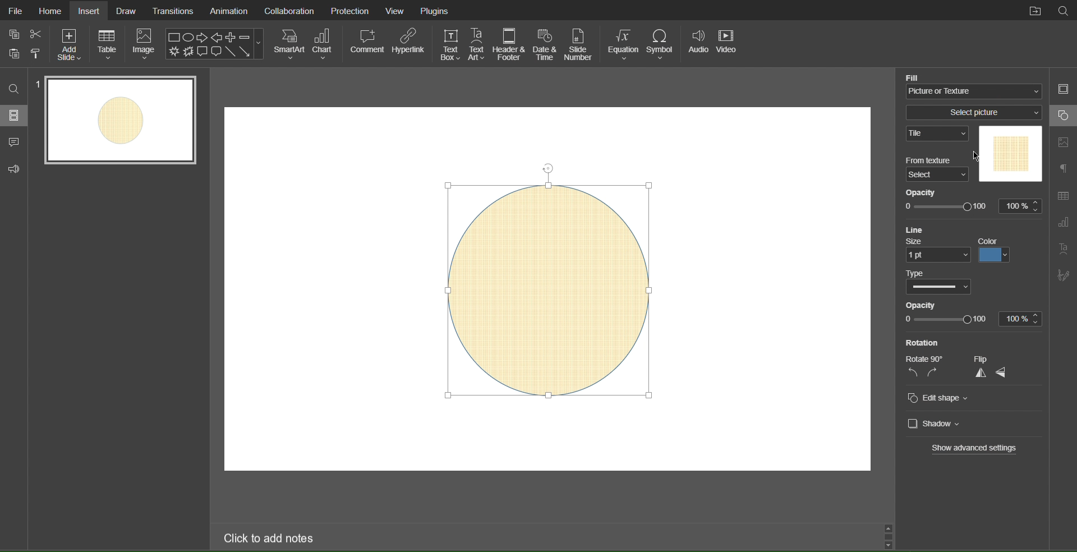  What do you see at coordinates (14, 167) in the screenshot?
I see `Feedback and Support` at bounding box center [14, 167].